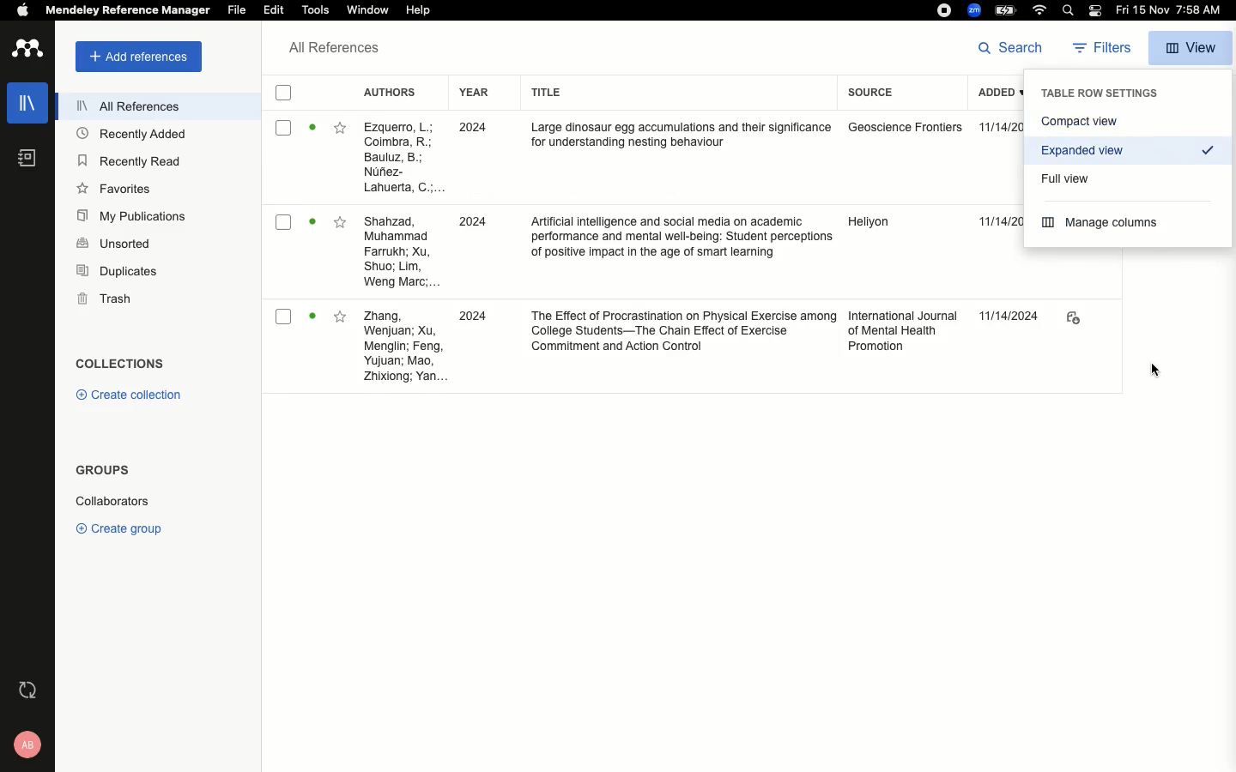 This screenshot has width=1236, height=772. What do you see at coordinates (119, 106) in the screenshot?
I see `All references` at bounding box center [119, 106].